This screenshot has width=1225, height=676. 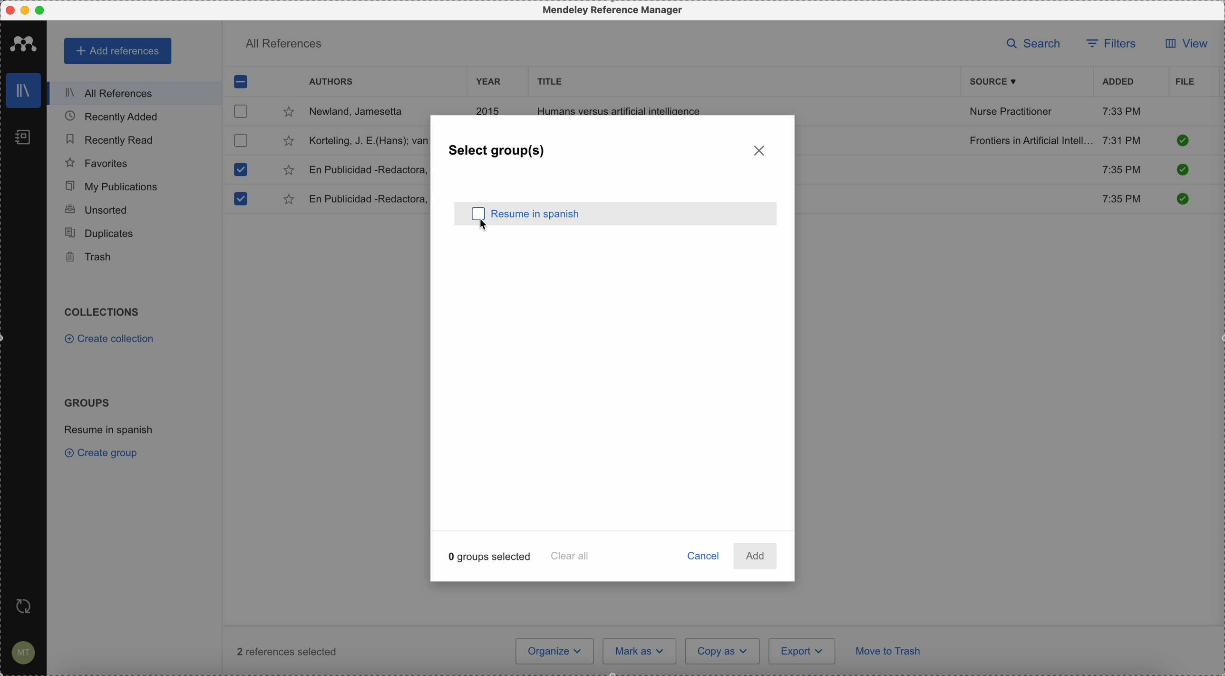 I want to click on view, so click(x=1184, y=43).